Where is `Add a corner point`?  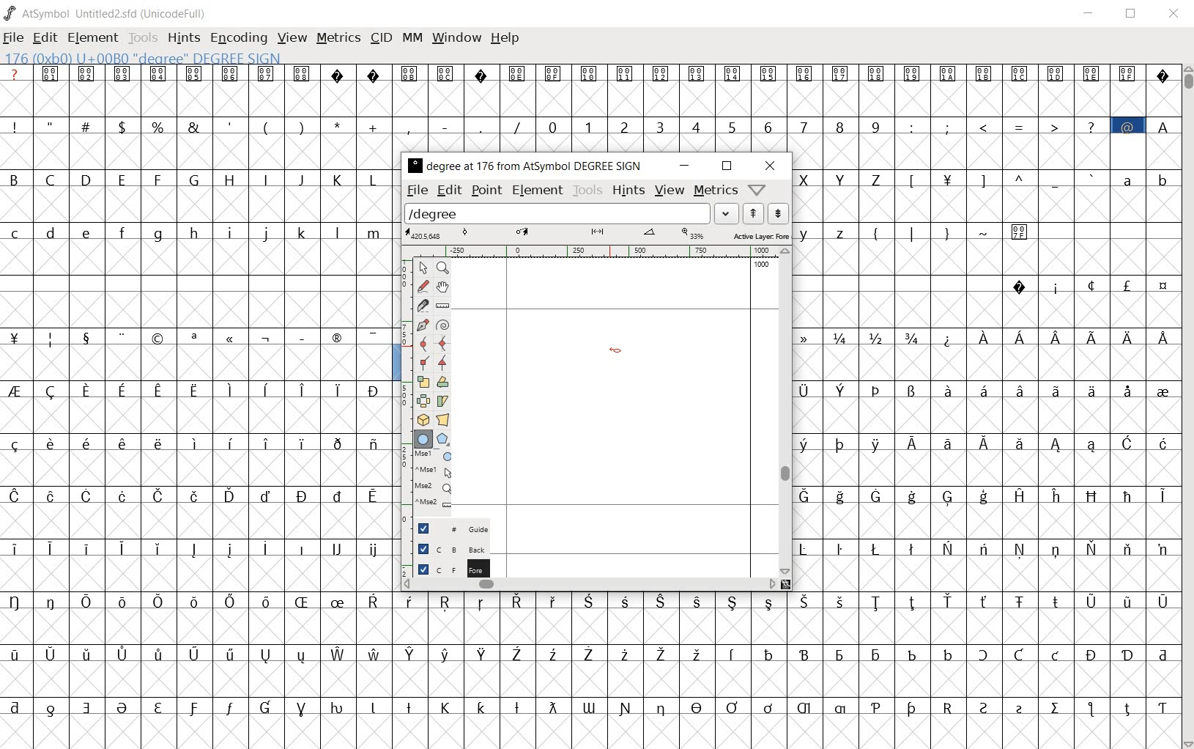
Add a corner point is located at coordinates (442, 363).